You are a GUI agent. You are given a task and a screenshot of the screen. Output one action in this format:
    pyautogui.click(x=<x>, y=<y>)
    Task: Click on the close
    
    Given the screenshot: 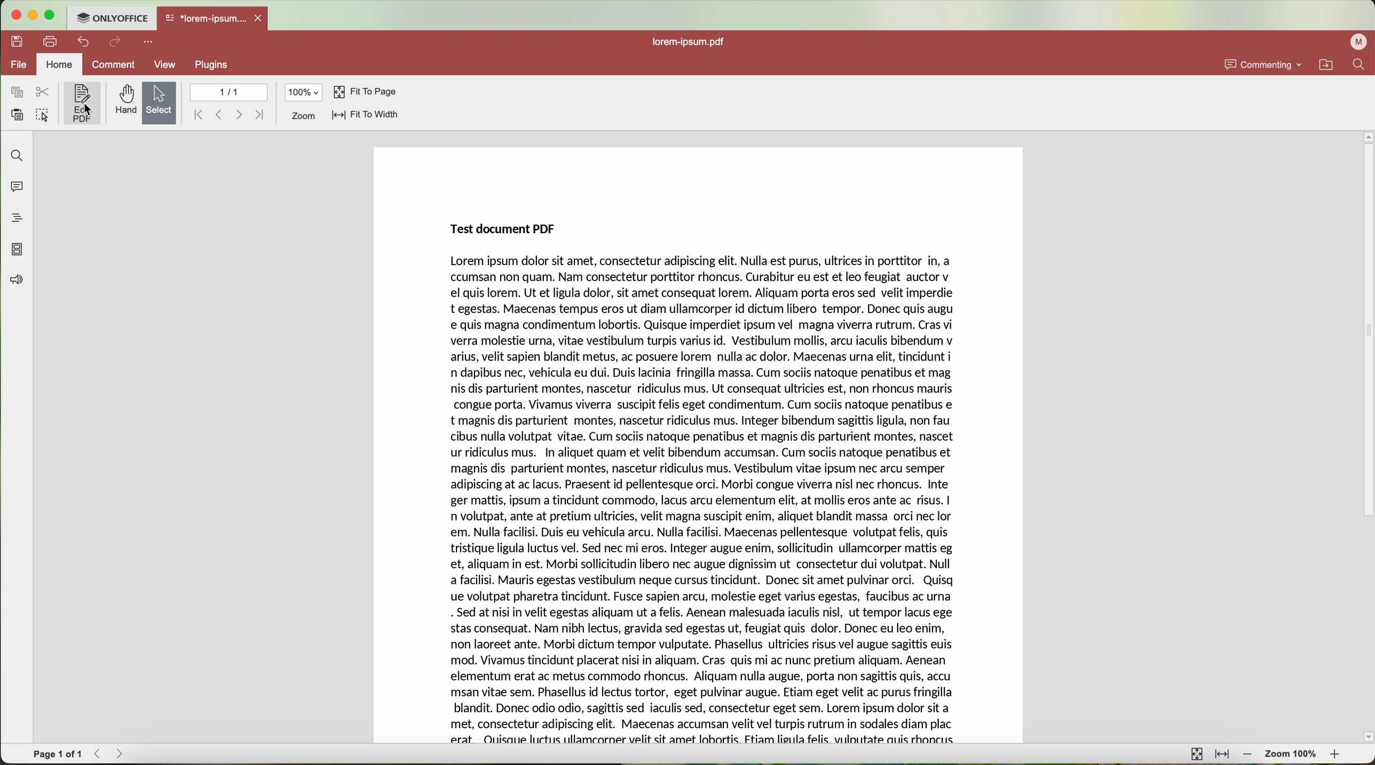 What is the action you would take?
    pyautogui.click(x=260, y=18)
    